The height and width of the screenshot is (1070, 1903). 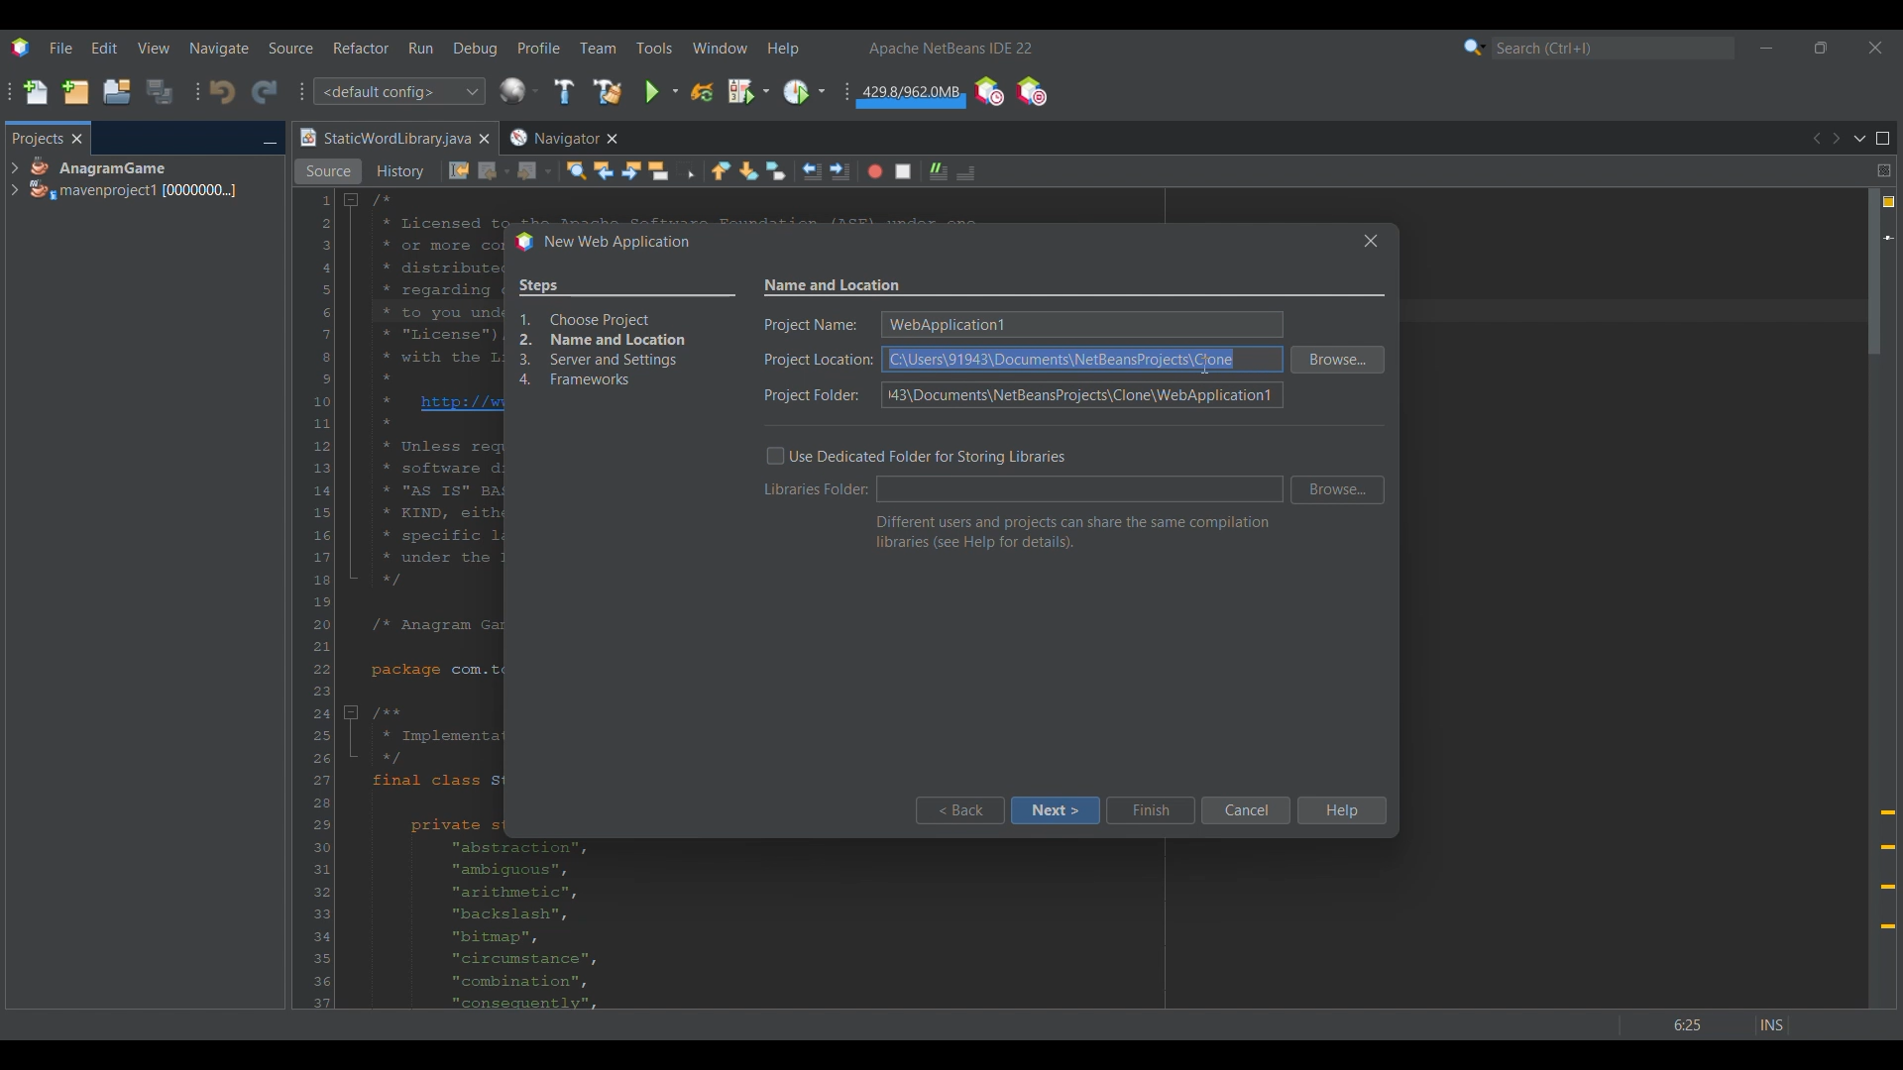 I want to click on File menu, so click(x=60, y=48).